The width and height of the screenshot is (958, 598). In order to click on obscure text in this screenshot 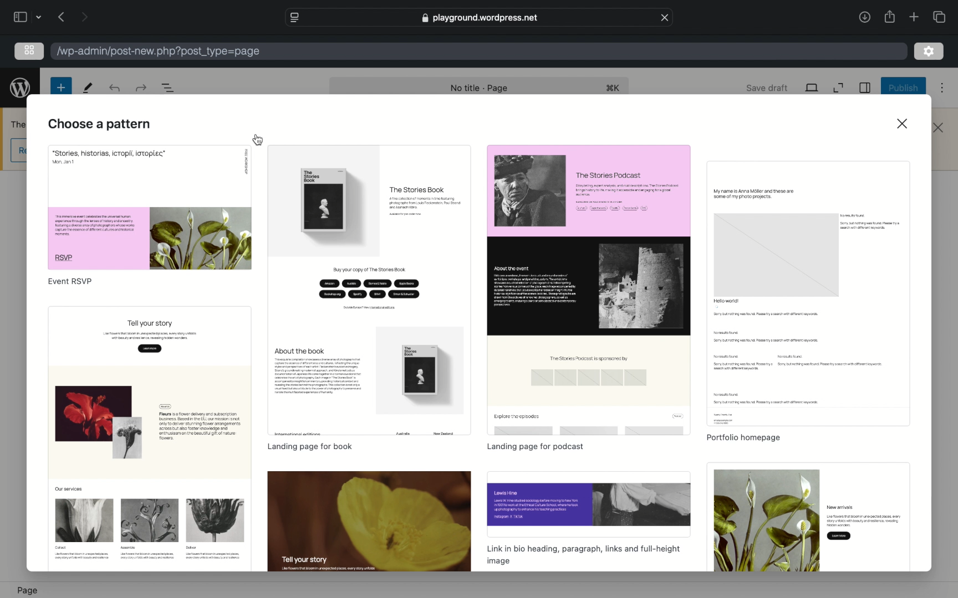, I will do `click(17, 124)`.